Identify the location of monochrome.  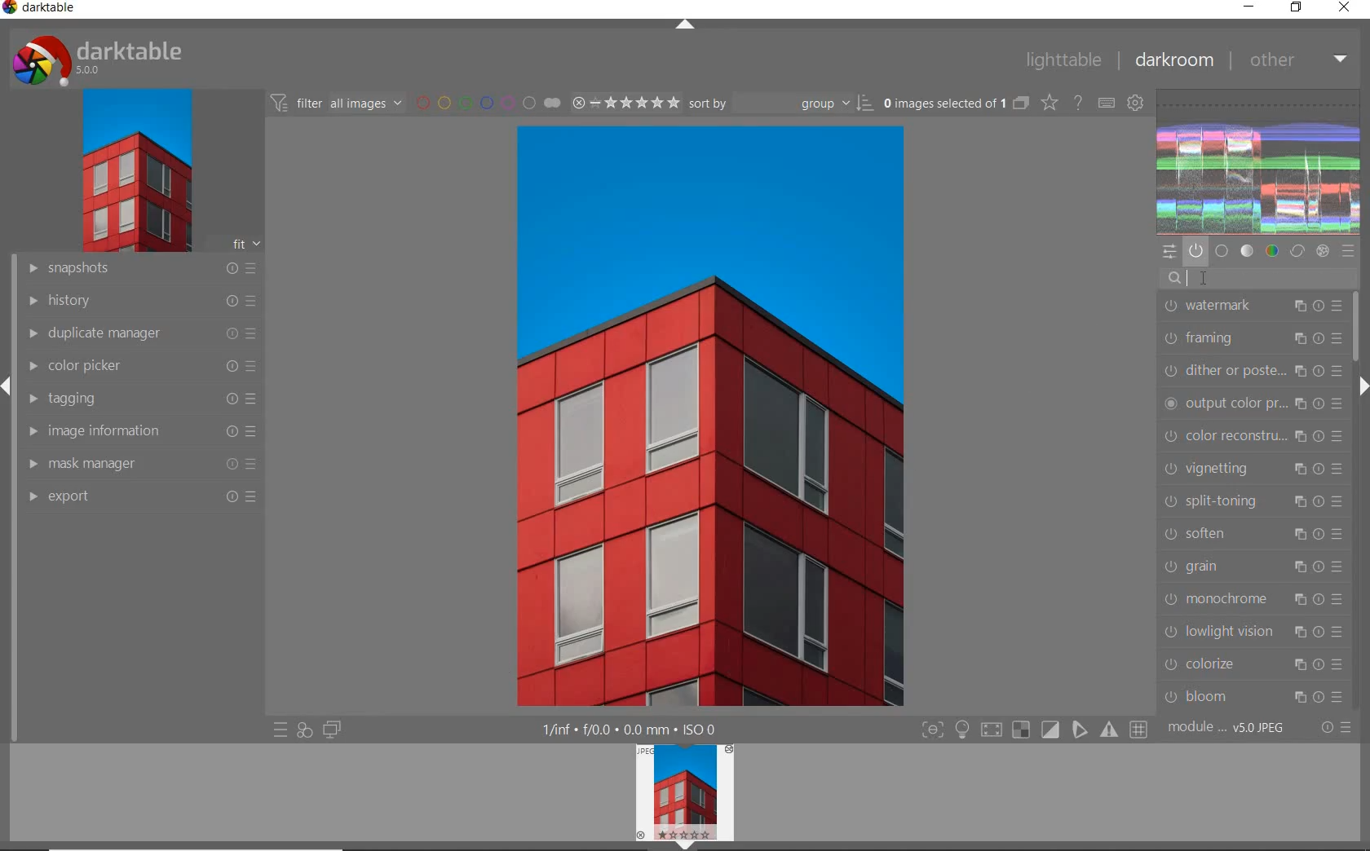
(1253, 599).